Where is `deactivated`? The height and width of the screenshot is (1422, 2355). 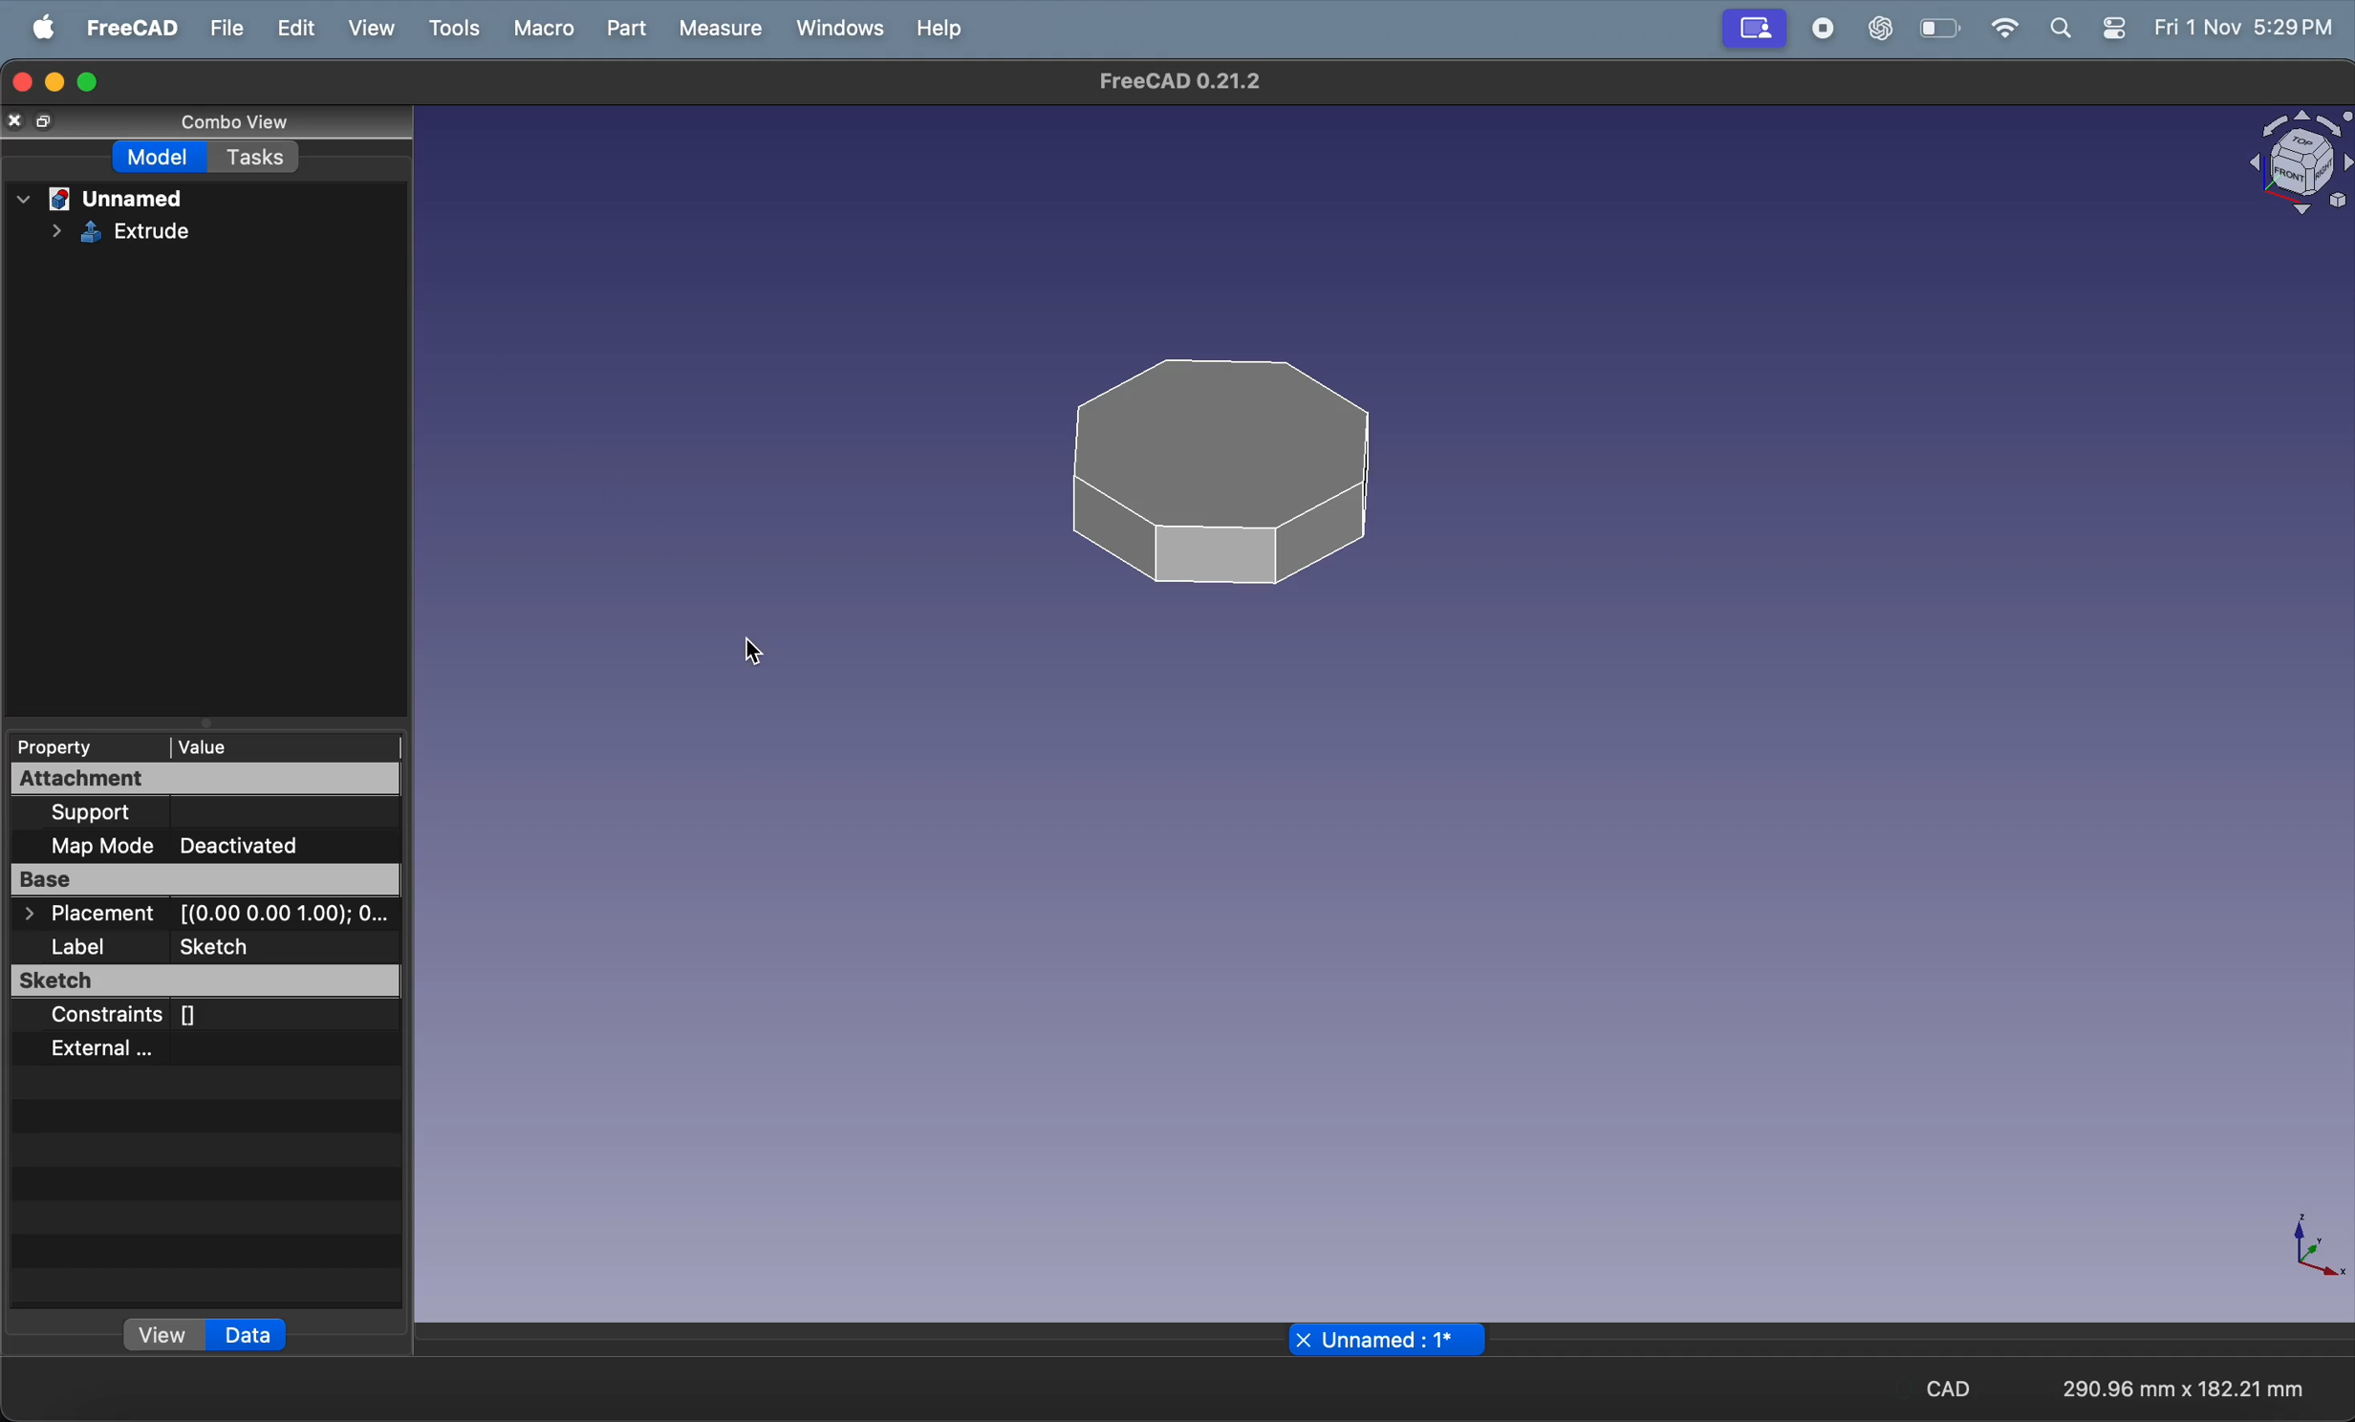 deactivated is located at coordinates (293, 846).